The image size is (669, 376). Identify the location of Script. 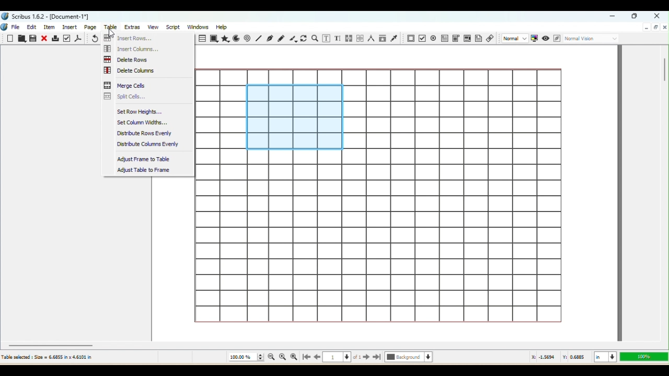
(172, 27).